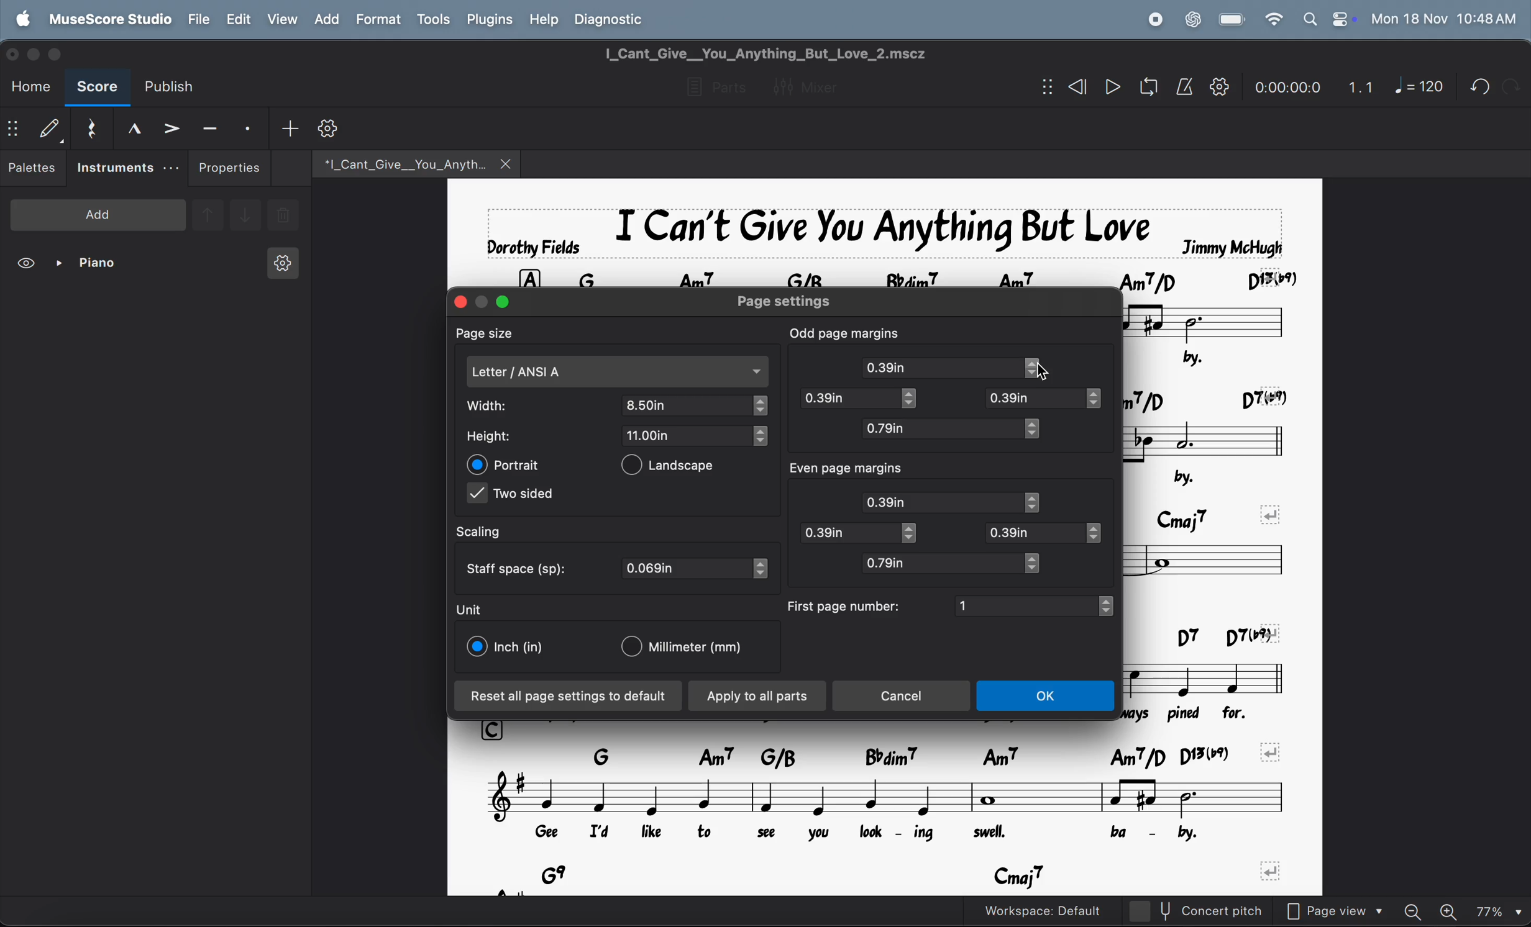 The width and height of the screenshot is (1531, 927). What do you see at coordinates (1053, 374) in the screenshot?
I see `cursor` at bounding box center [1053, 374].